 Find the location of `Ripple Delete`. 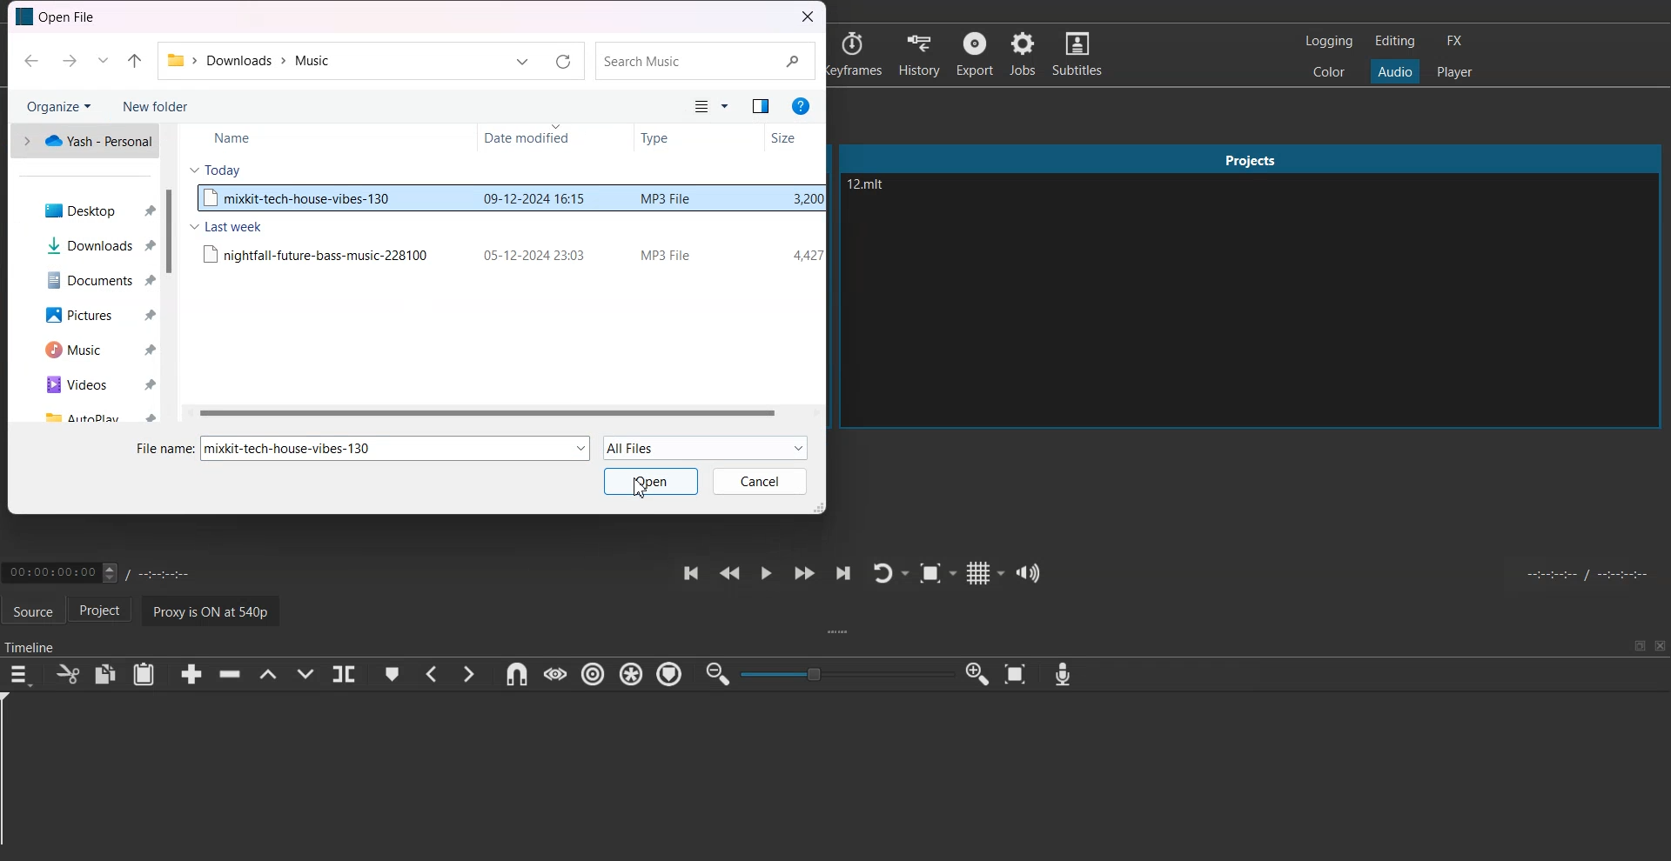

Ripple Delete is located at coordinates (225, 675).